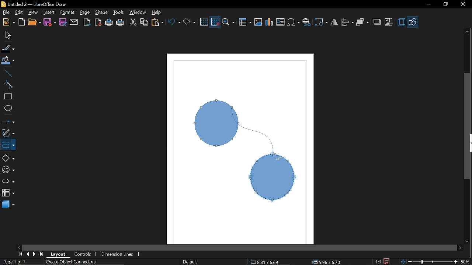  I want to click on COnnector, so click(8, 145).